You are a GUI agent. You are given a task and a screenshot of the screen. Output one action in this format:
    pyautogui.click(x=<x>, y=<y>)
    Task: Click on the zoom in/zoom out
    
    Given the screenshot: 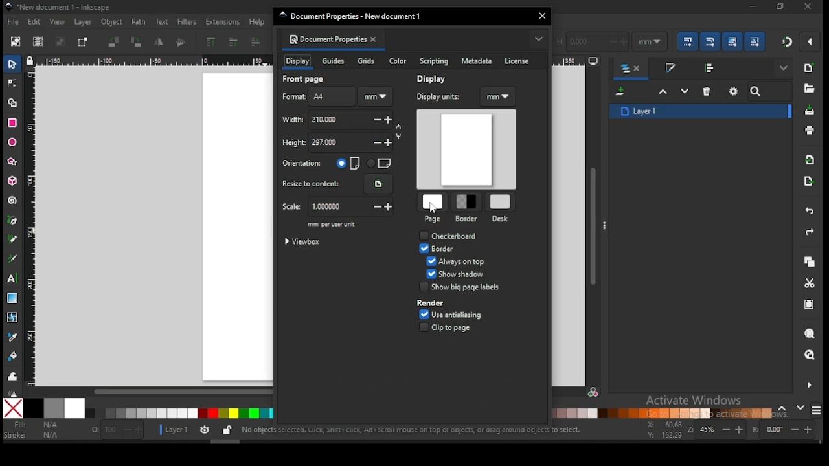 What is the action you would take?
    pyautogui.click(x=718, y=430)
    